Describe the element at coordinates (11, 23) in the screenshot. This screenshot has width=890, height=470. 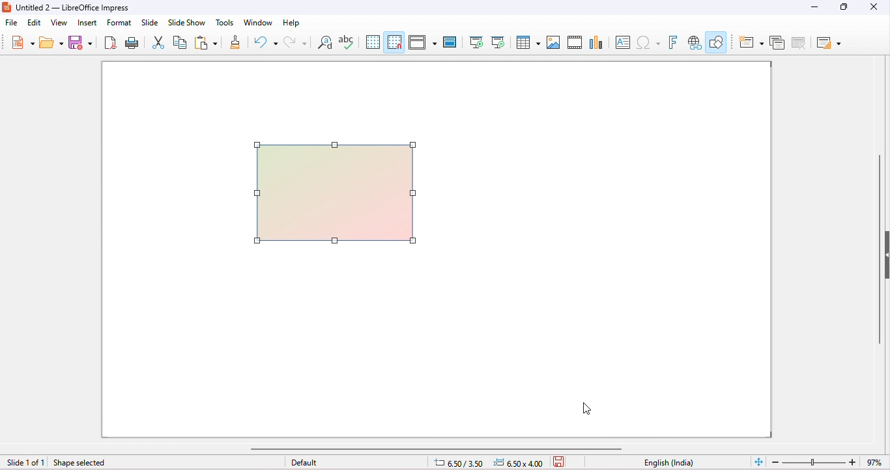
I see `file` at that location.